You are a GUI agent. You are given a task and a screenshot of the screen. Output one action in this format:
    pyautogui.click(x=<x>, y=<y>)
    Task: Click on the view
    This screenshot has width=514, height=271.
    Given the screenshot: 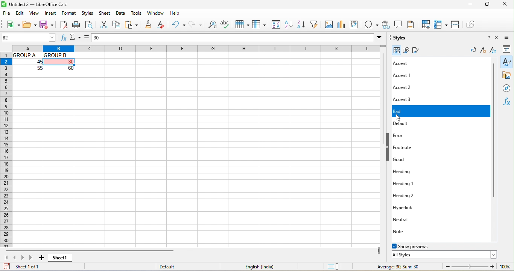 What is the action you would take?
    pyautogui.click(x=35, y=14)
    